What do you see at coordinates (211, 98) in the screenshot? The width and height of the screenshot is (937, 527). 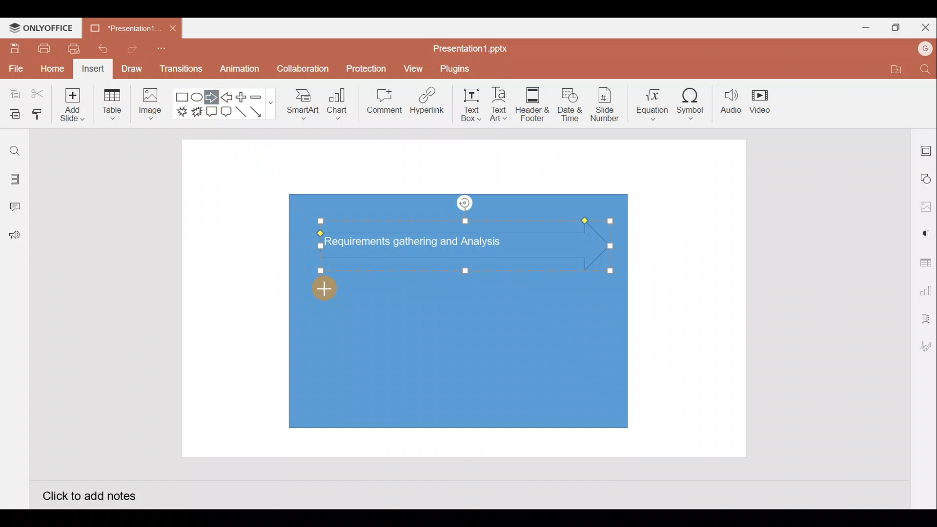 I see `Right arrow` at bounding box center [211, 98].